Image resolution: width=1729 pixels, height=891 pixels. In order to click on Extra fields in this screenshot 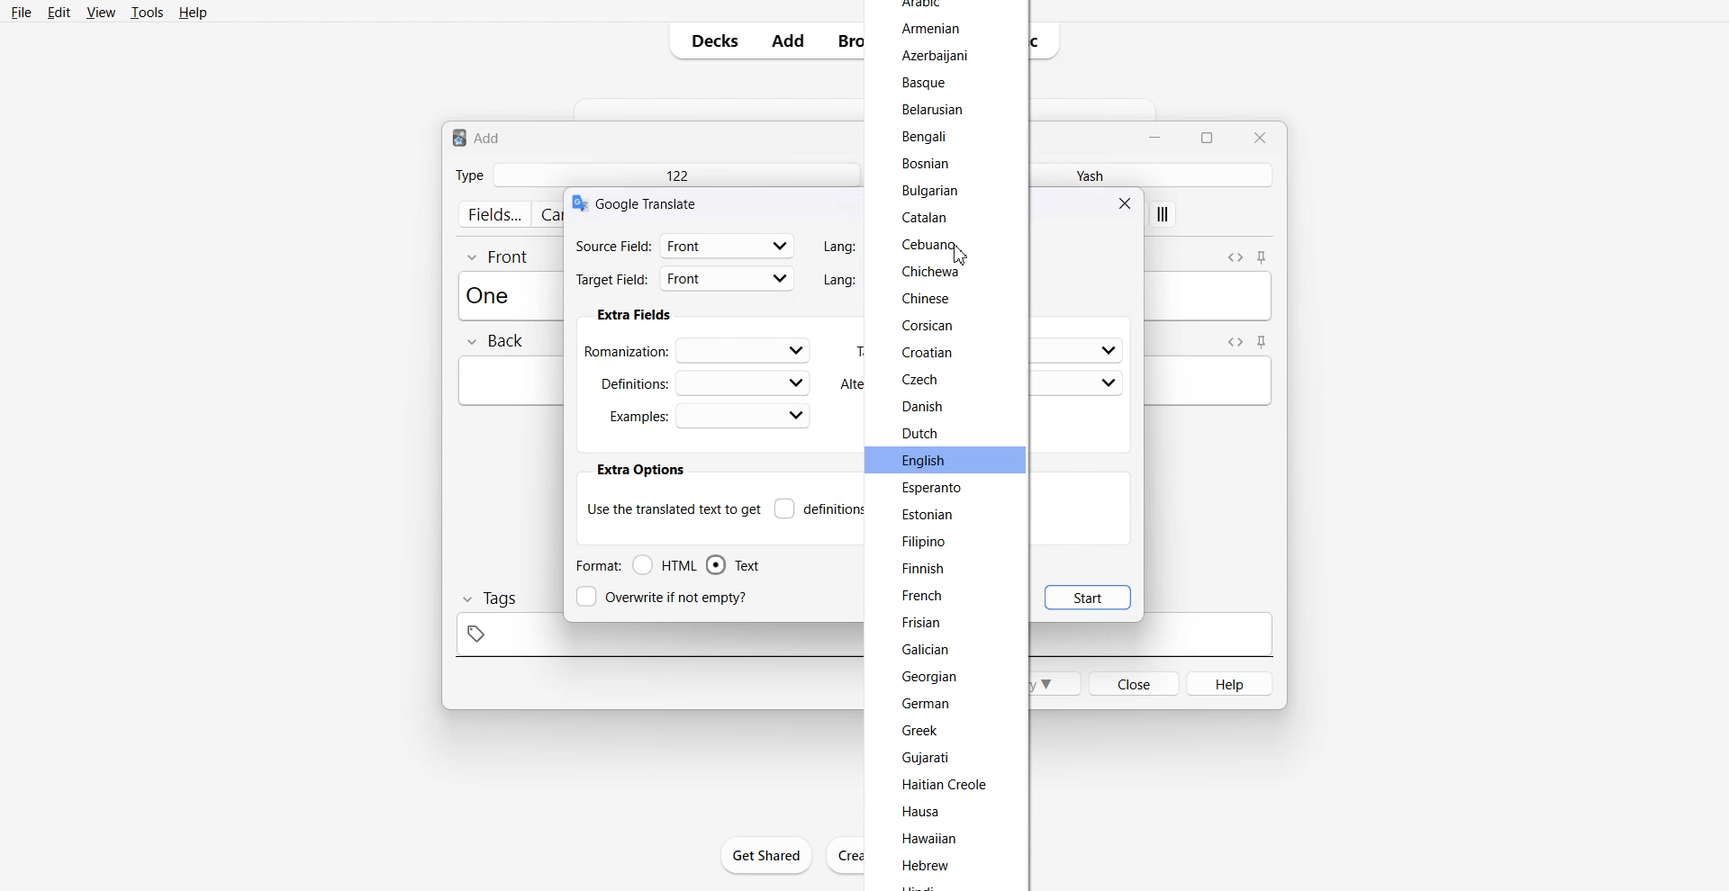, I will do `click(634, 315)`.